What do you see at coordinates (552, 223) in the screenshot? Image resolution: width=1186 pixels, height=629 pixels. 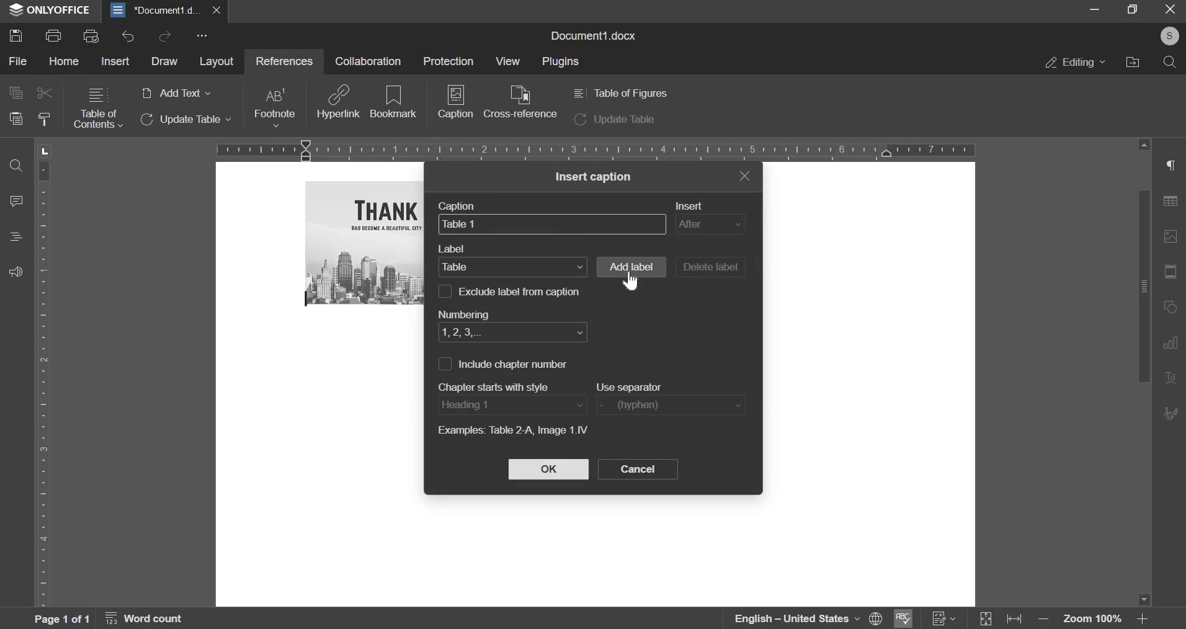 I see `caption` at bounding box center [552, 223].